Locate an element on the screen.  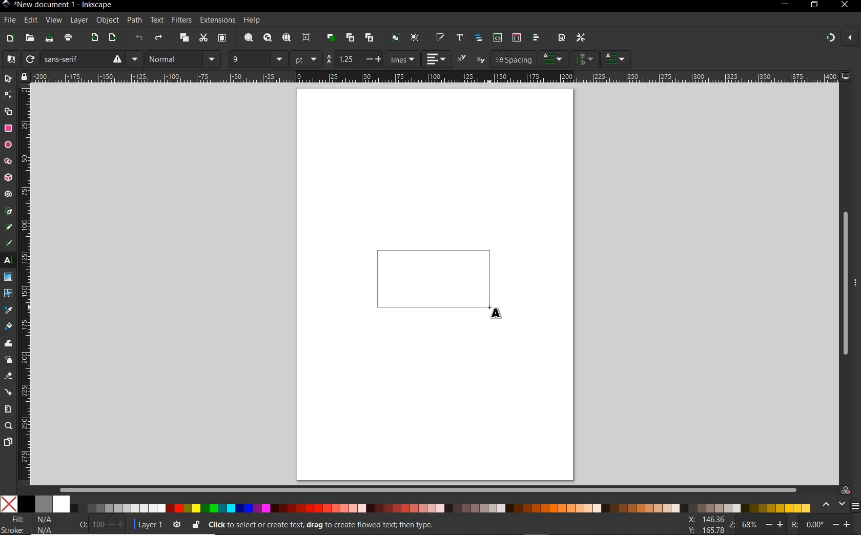
refresh is located at coordinates (29, 59).